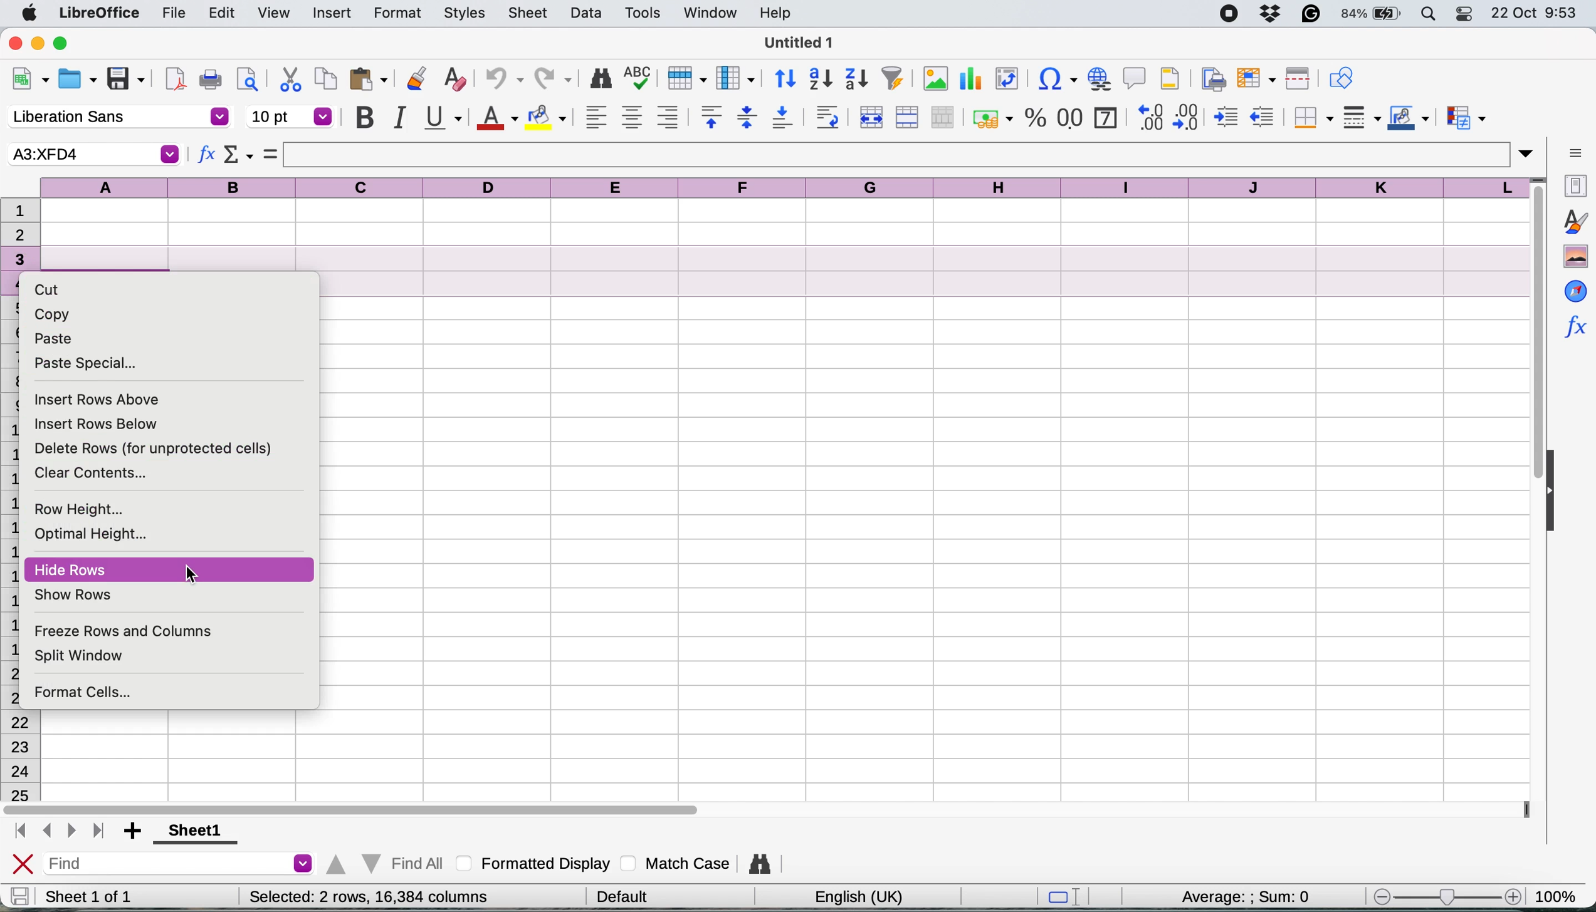 The width and height of the screenshot is (1596, 912). What do you see at coordinates (827, 117) in the screenshot?
I see `wrap text` at bounding box center [827, 117].